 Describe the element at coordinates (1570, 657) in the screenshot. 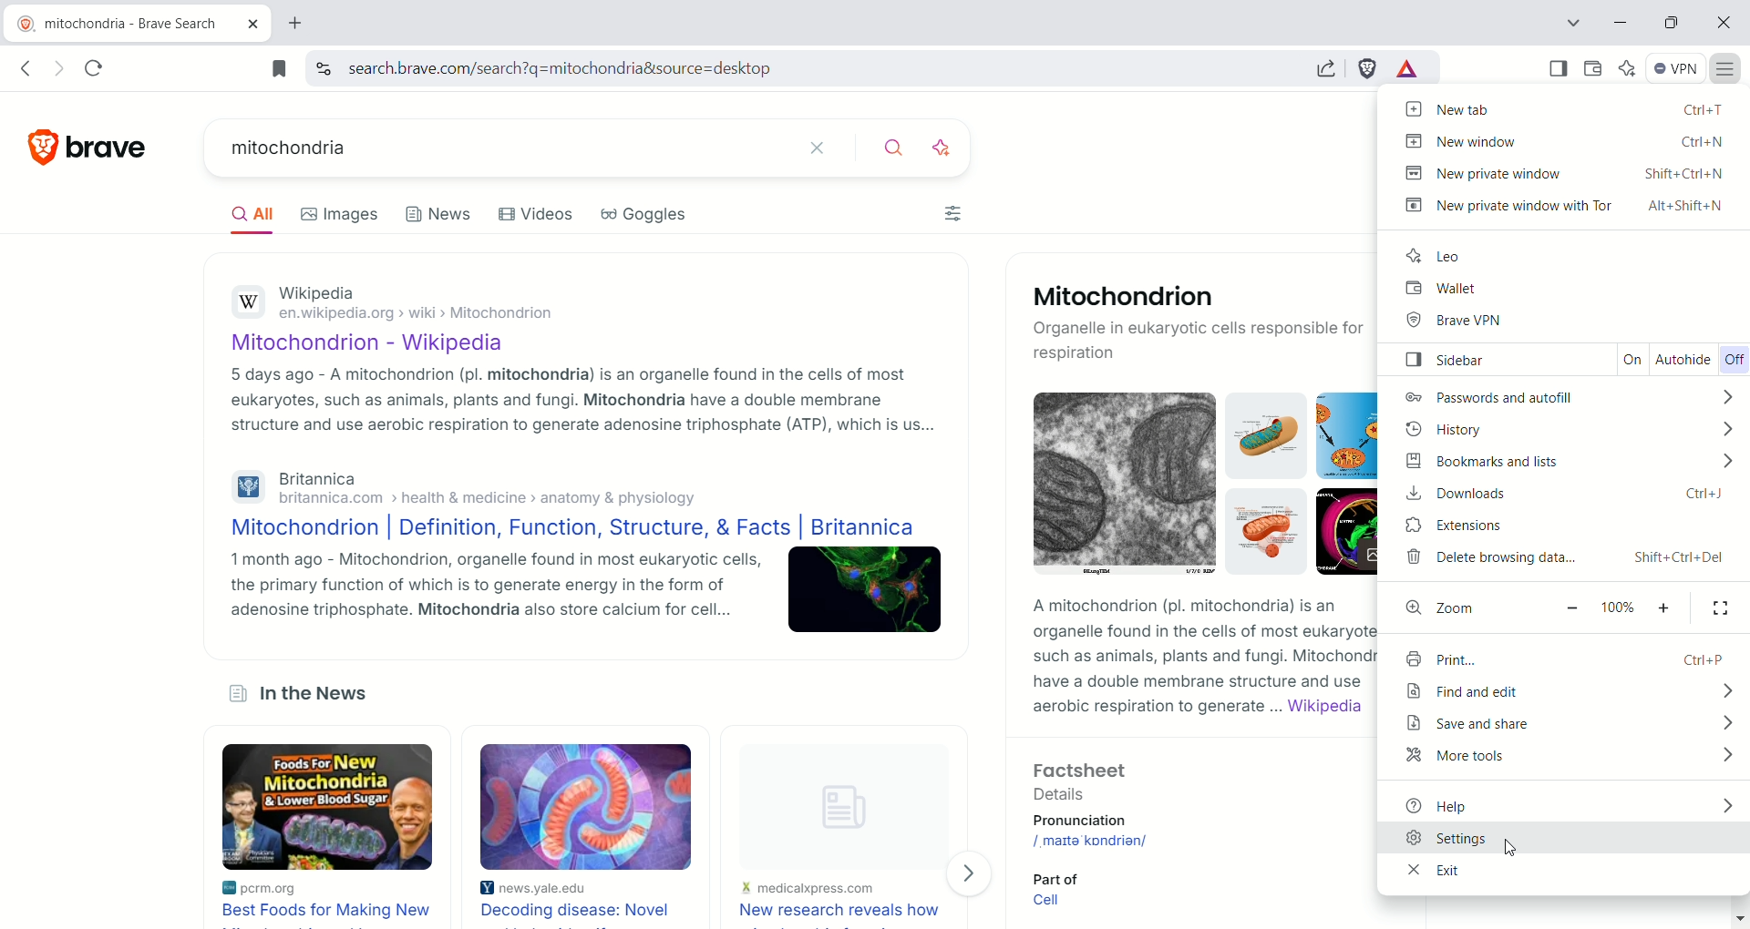

I see `print` at that location.